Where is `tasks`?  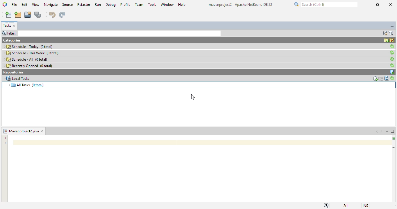 tasks is located at coordinates (7, 26).